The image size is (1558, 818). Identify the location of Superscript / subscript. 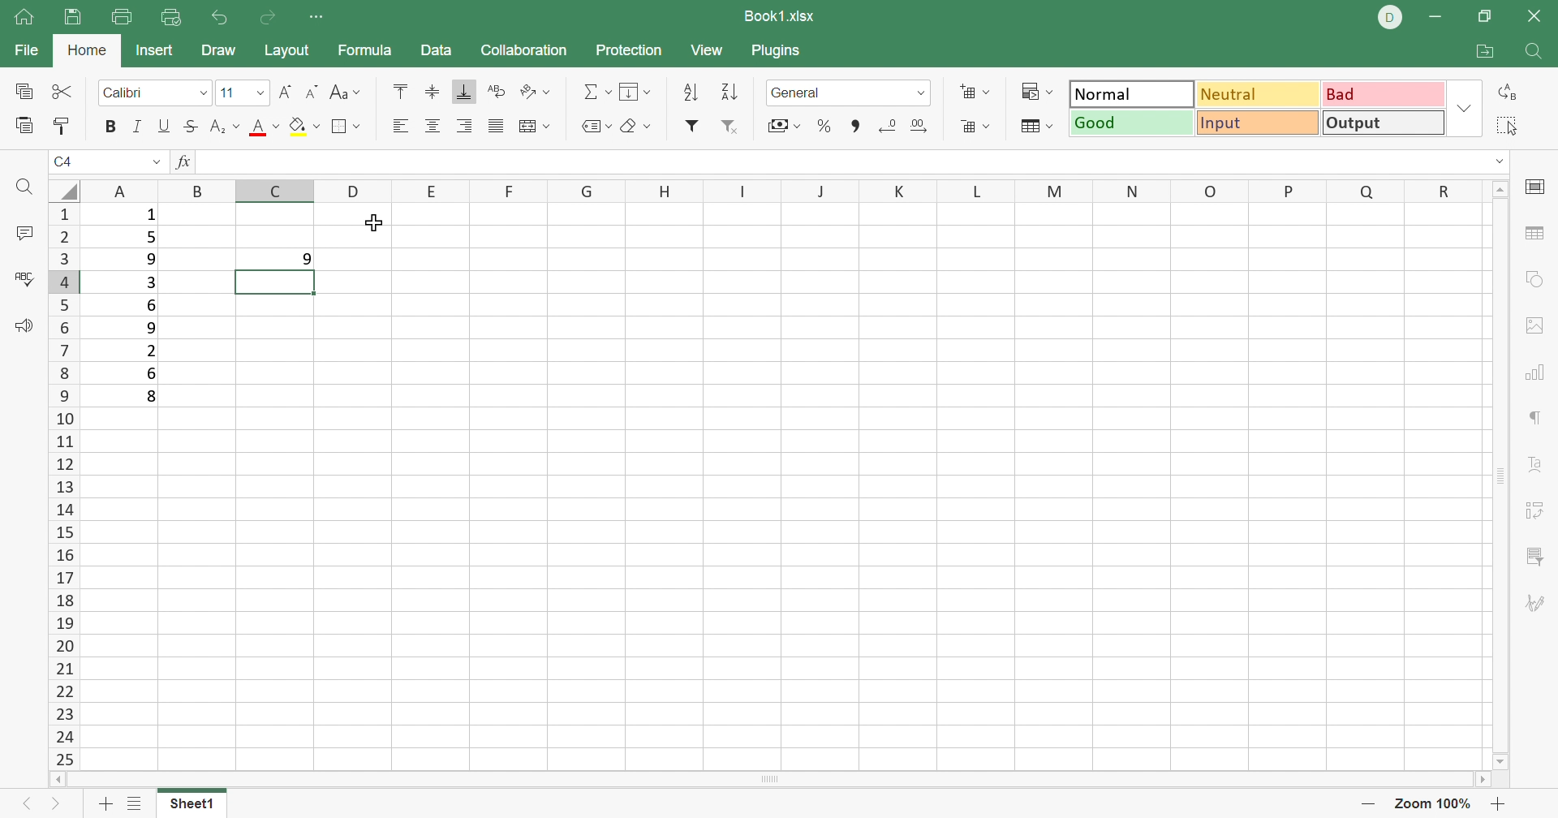
(225, 127).